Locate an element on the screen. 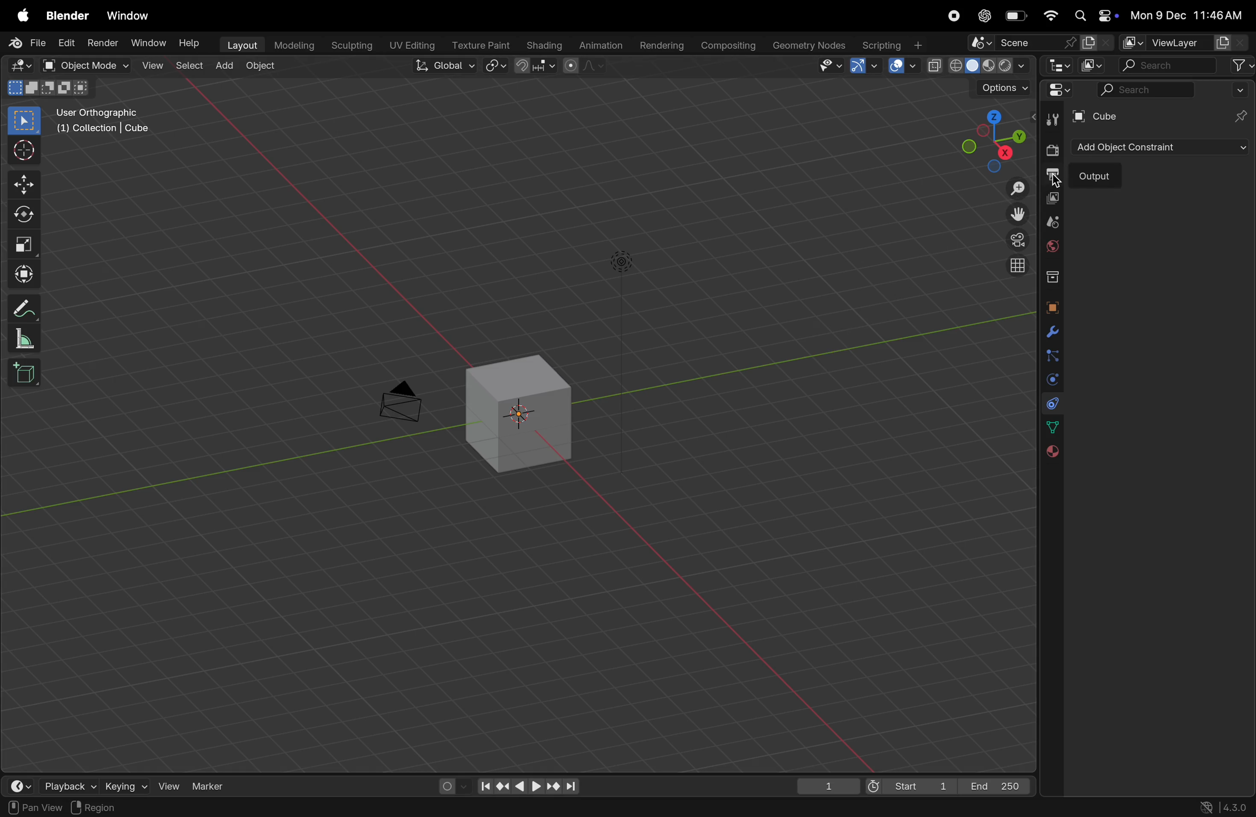 This screenshot has height=817, width=1256. trasform is located at coordinates (24, 273).